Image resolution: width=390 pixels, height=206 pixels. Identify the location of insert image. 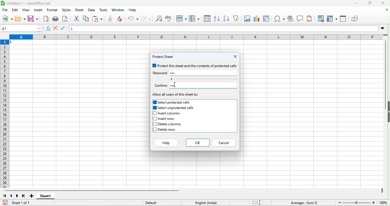
(247, 19).